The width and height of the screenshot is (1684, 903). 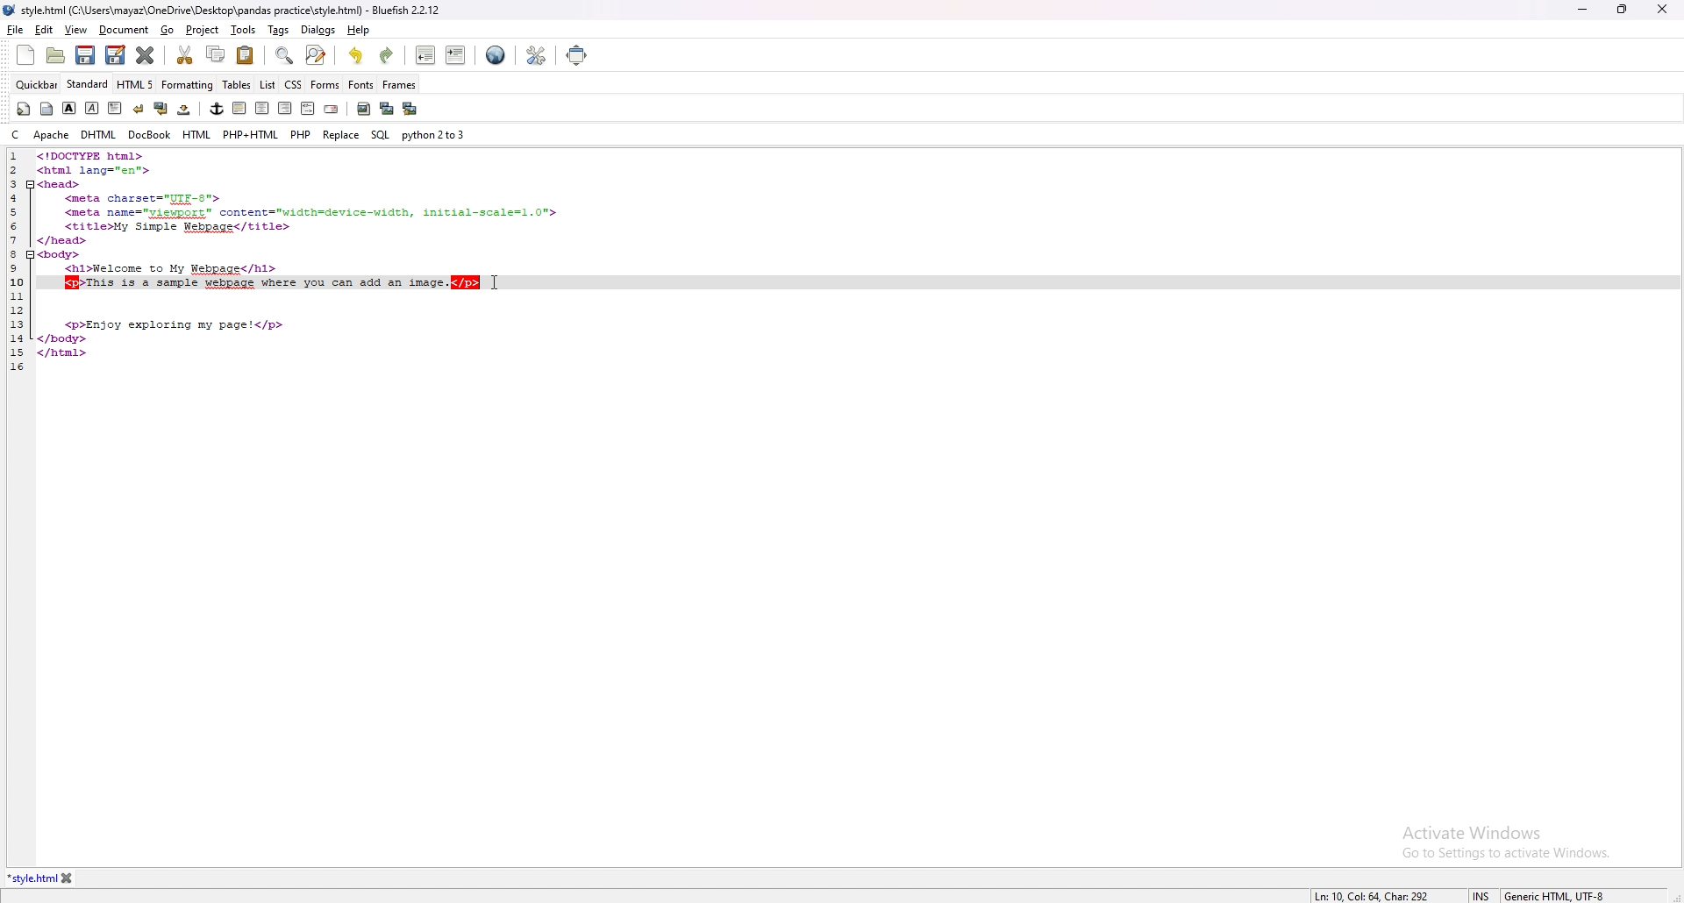 I want to click on close current tab, so click(x=146, y=55).